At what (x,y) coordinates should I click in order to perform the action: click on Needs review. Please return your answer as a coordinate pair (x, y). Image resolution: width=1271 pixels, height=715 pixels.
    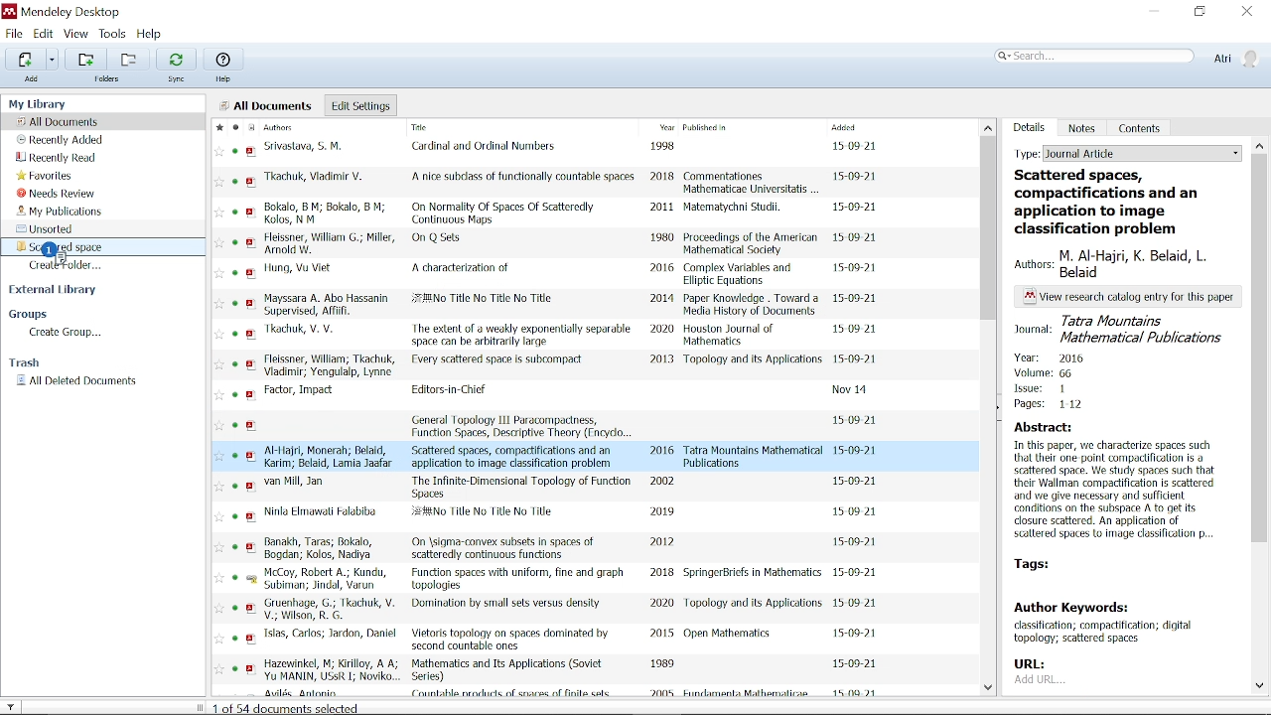
    Looking at the image, I should click on (57, 194).